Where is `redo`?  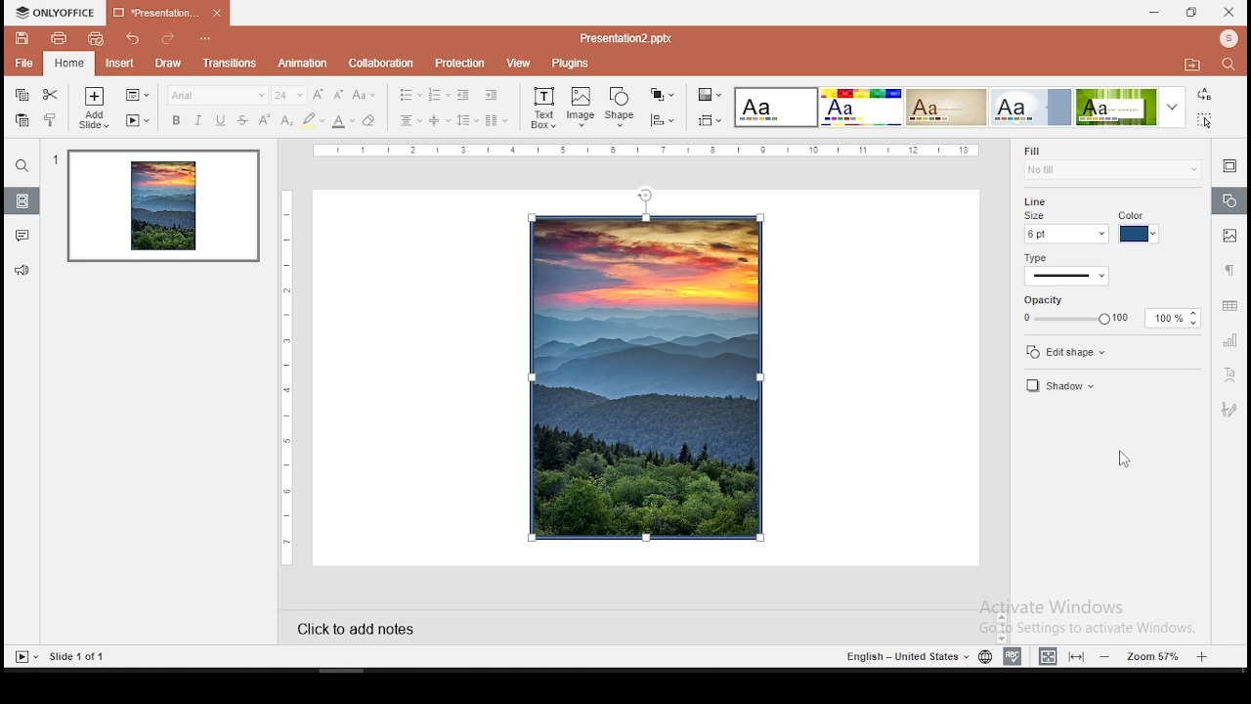
redo is located at coordinates (168, 40).